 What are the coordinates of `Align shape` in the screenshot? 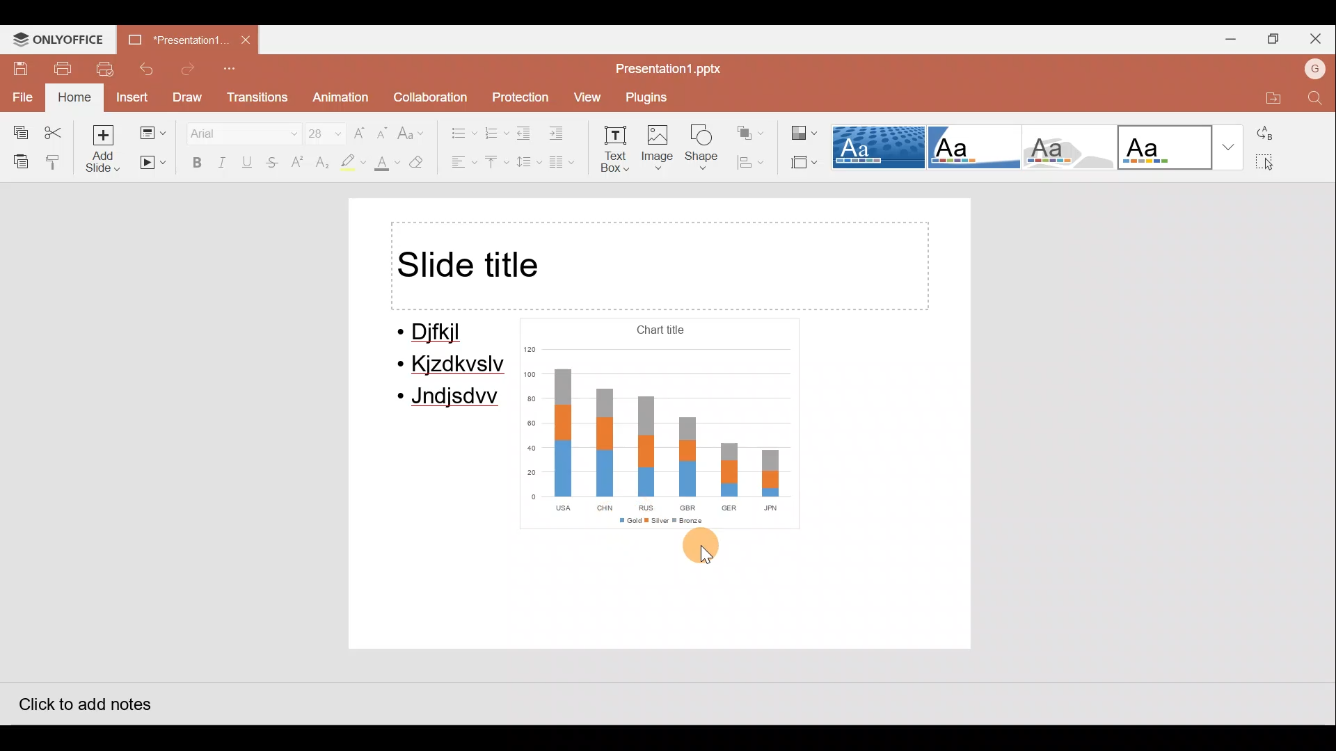 It's located at (754, 162).